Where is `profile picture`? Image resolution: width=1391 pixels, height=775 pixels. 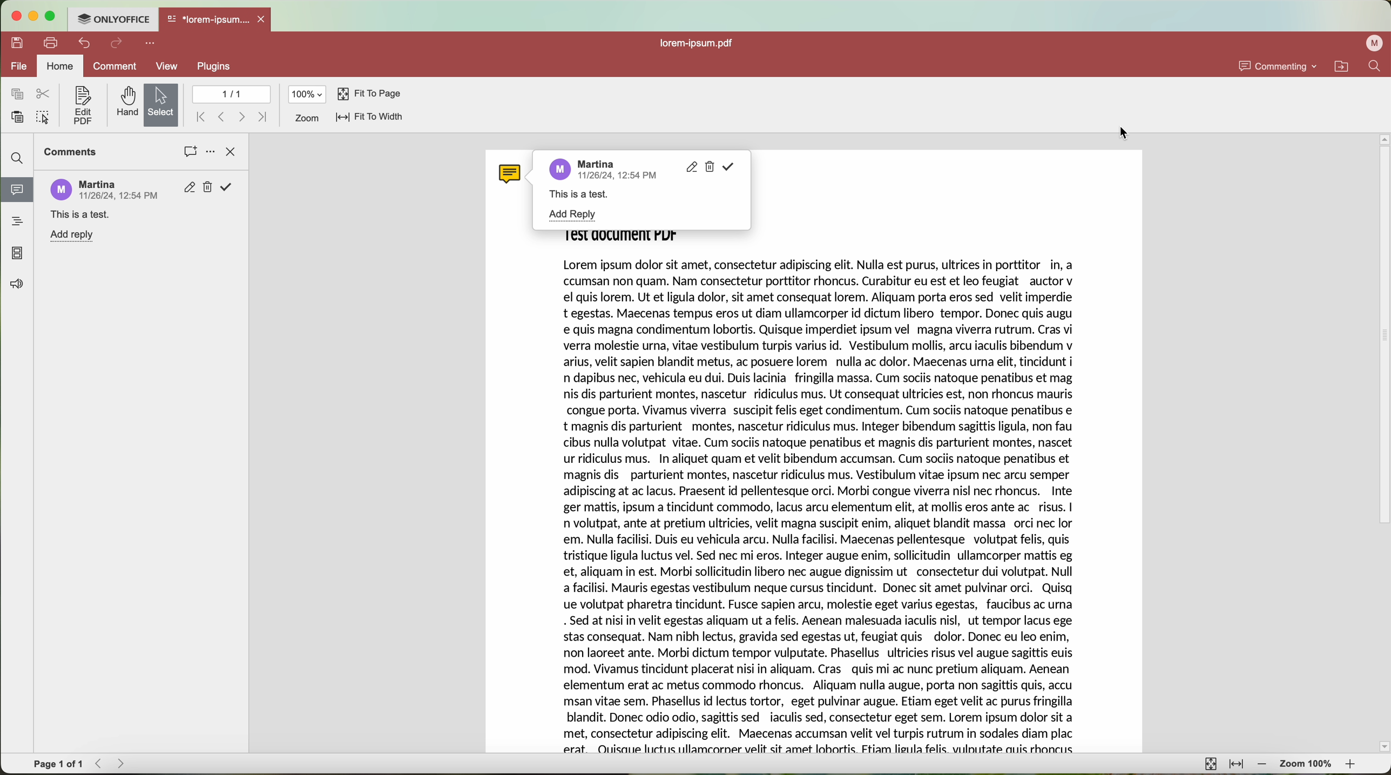 profile picture is located at coordinates (60, 188).